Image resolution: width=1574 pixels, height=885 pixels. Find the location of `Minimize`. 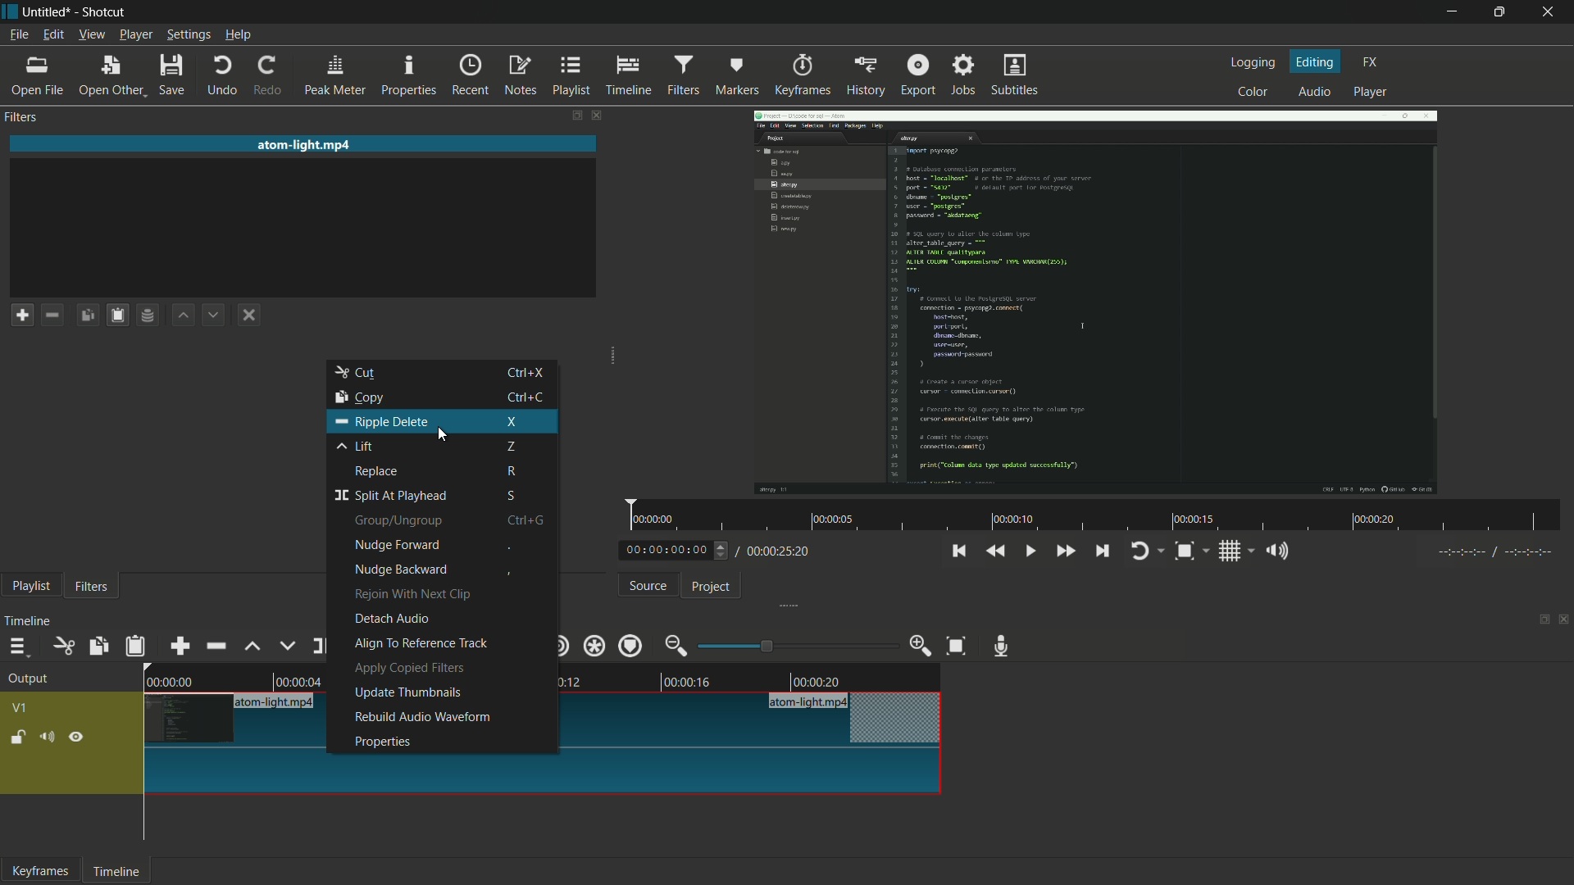

Minimize is located at coordinates (1440, 12).